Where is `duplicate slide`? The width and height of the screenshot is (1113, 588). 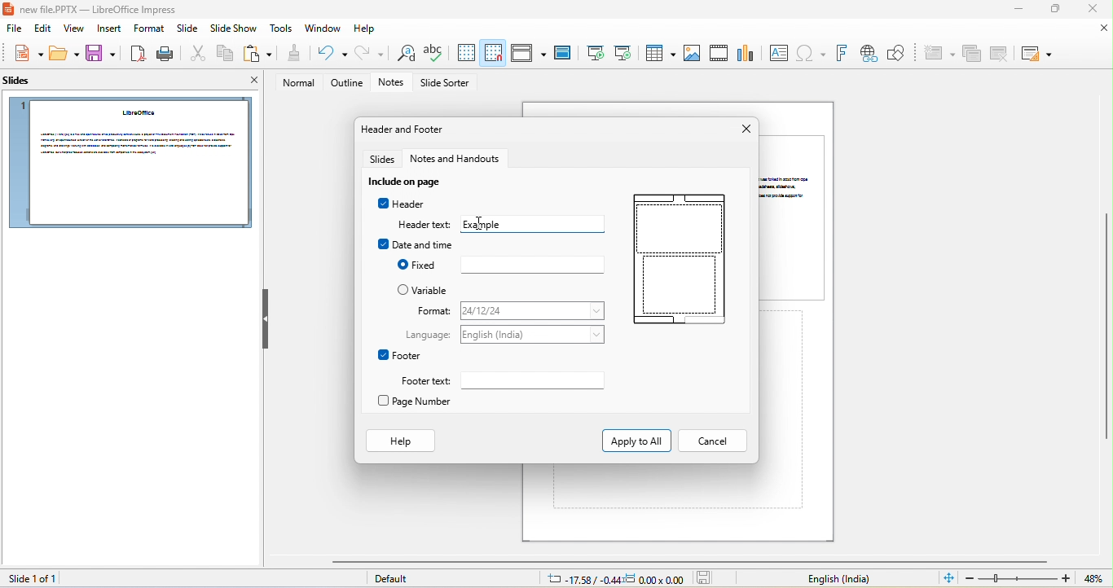 duplicate slide is located at coordinates (972, 55).